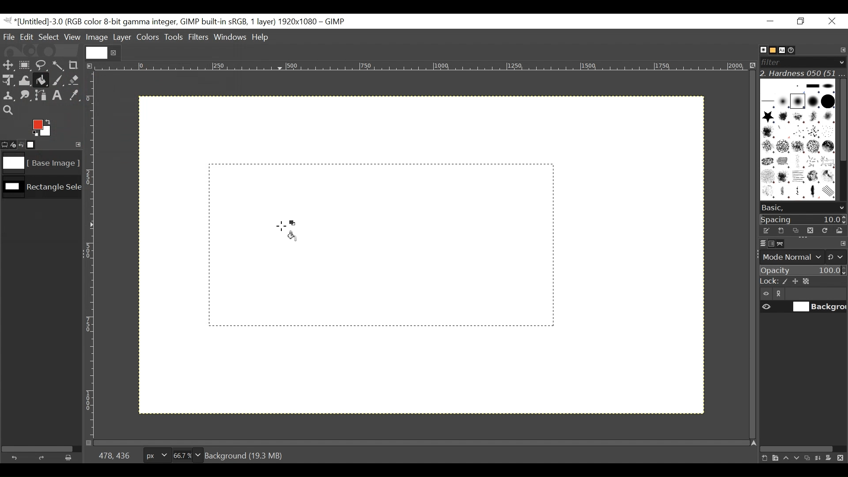  Describe the element at coordinates (820, 458) in the screenshot. I see `merge the layer` at that location.